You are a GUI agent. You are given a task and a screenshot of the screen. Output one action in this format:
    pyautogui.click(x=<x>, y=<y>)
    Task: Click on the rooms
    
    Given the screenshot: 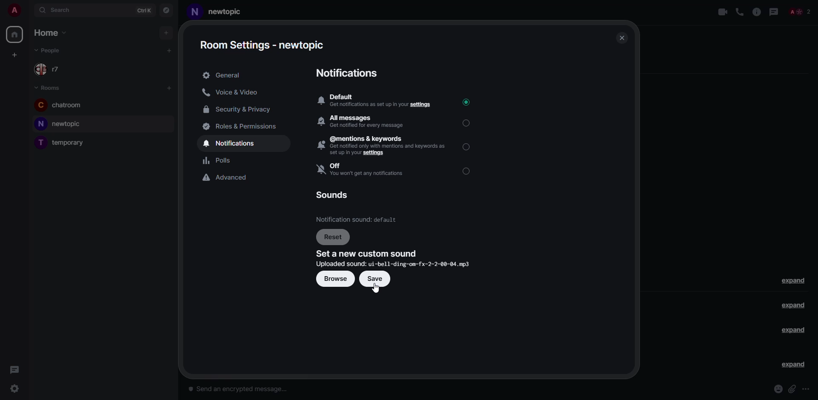 What is the action you would take?
    pyautogui.click(x=49, y=88)
    